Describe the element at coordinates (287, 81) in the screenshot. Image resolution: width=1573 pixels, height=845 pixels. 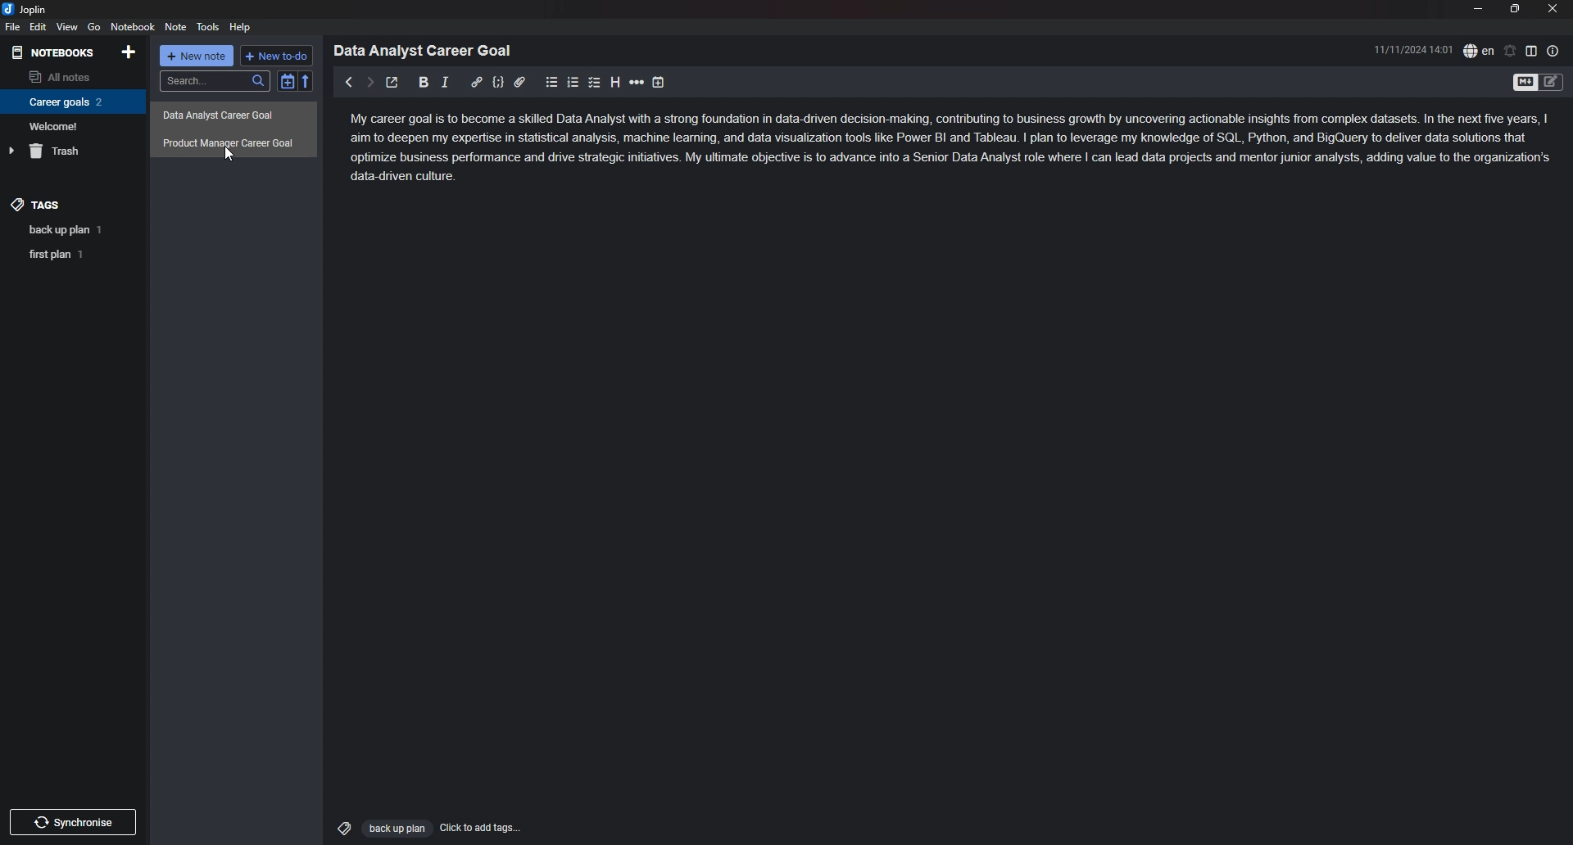
I see `toggle sort order` at that location.